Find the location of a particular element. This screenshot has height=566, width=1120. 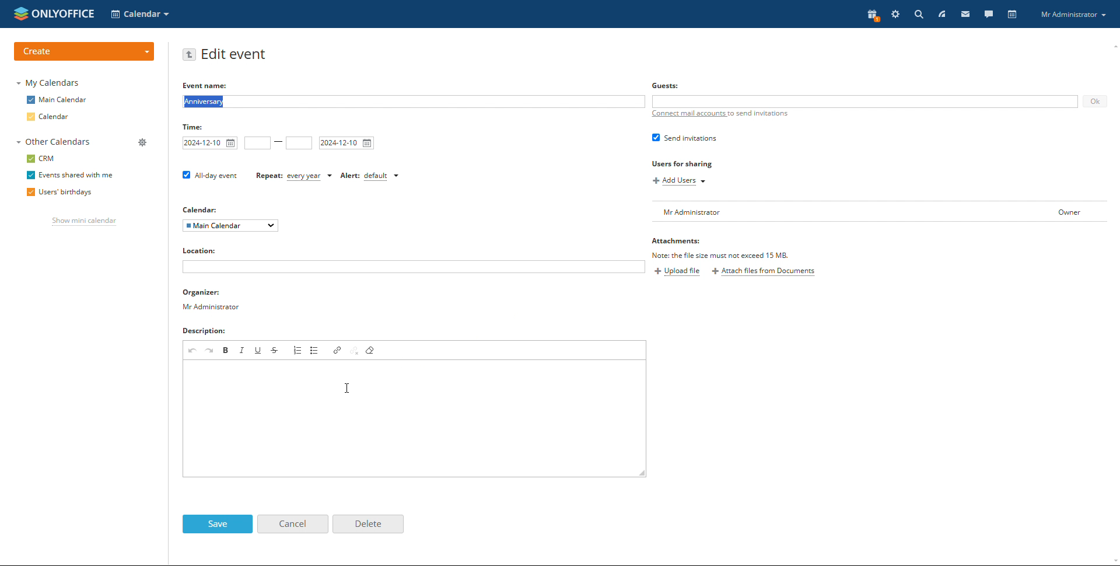

strikethrough is located at coordinates (274, 350).